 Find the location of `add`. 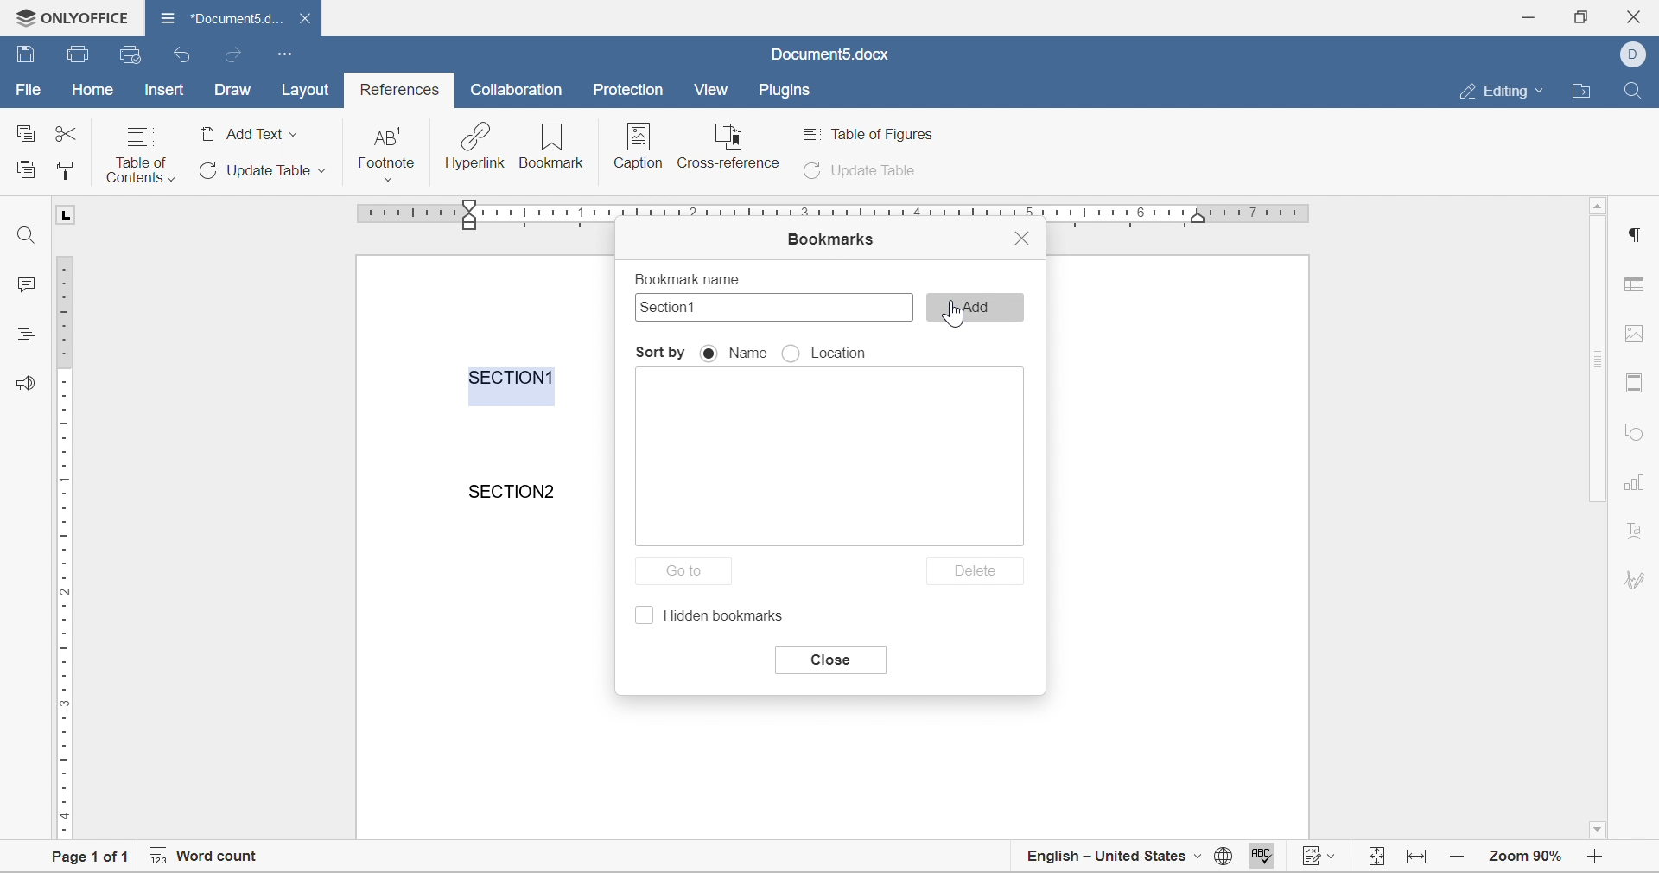

add is located at coordinates (976, 307).